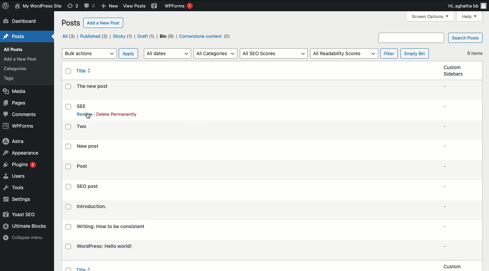  I want to click on All SEO scores, so click(274, 53).